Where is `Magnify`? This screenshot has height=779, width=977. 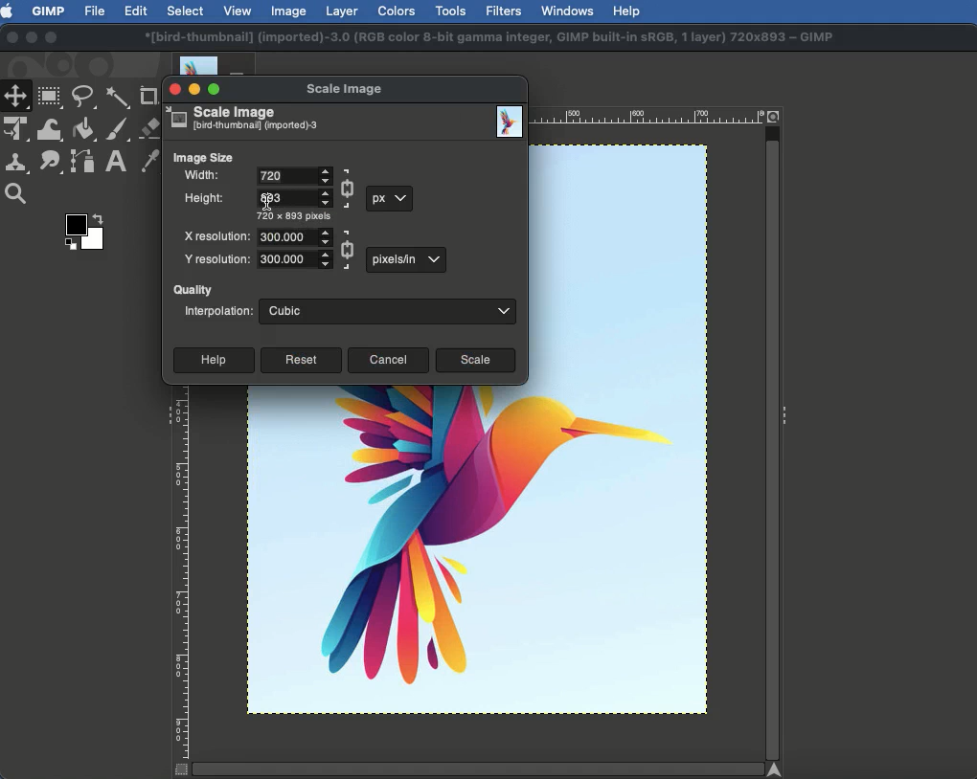 Magnify is located at coordinates (18, 193).